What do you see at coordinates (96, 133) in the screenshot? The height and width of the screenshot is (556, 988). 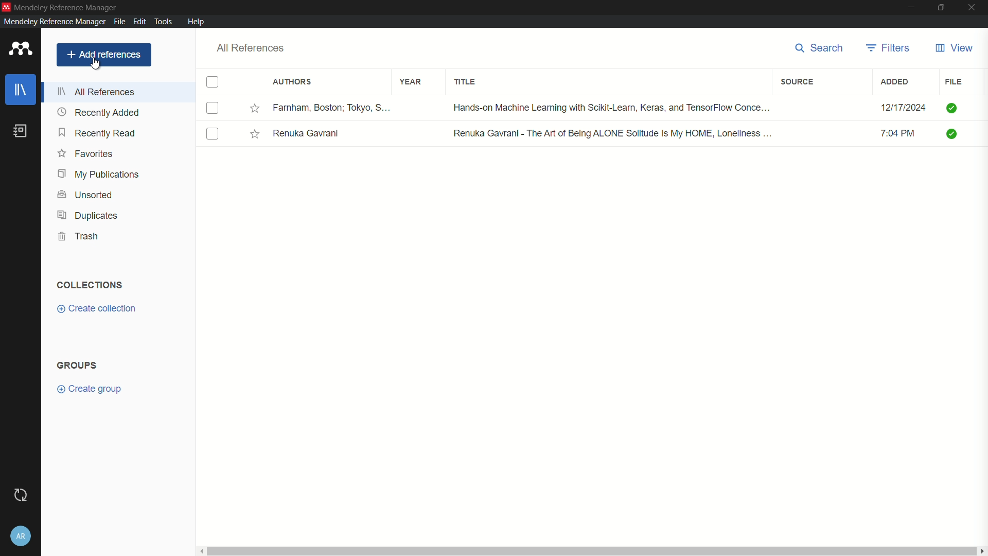 I see `recently read` at bounding box center [96, 133].